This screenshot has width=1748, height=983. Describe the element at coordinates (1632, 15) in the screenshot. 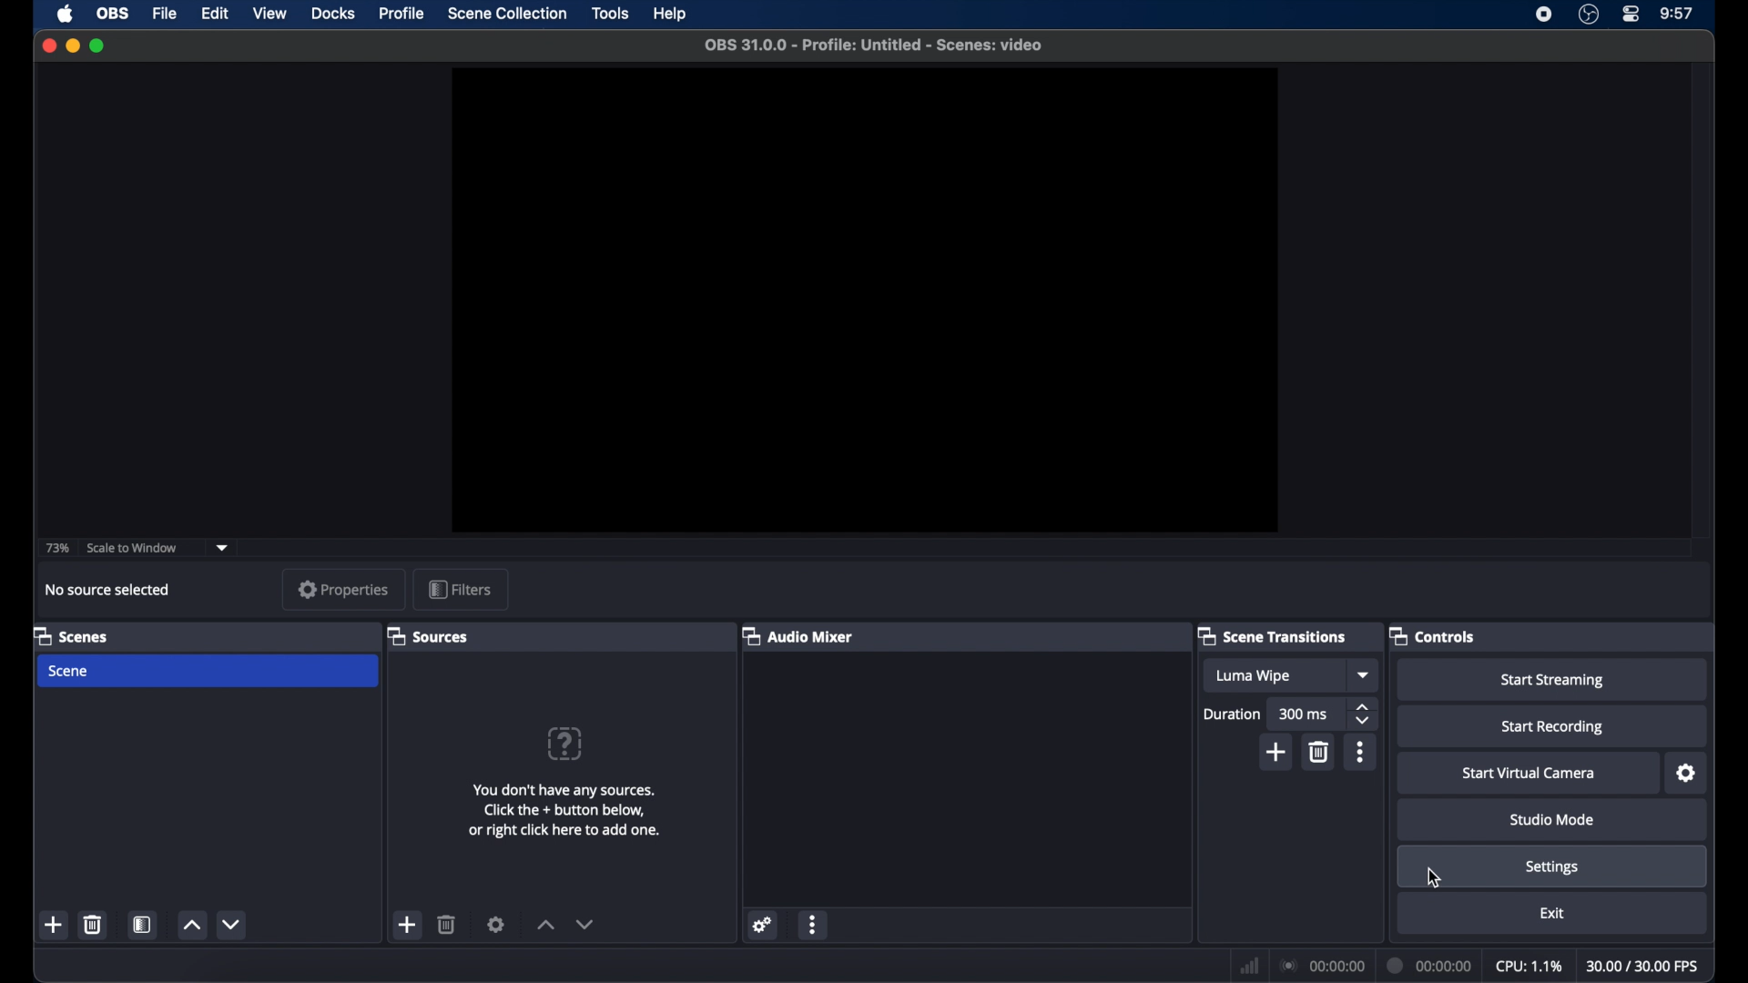

I see `control center` at that location.